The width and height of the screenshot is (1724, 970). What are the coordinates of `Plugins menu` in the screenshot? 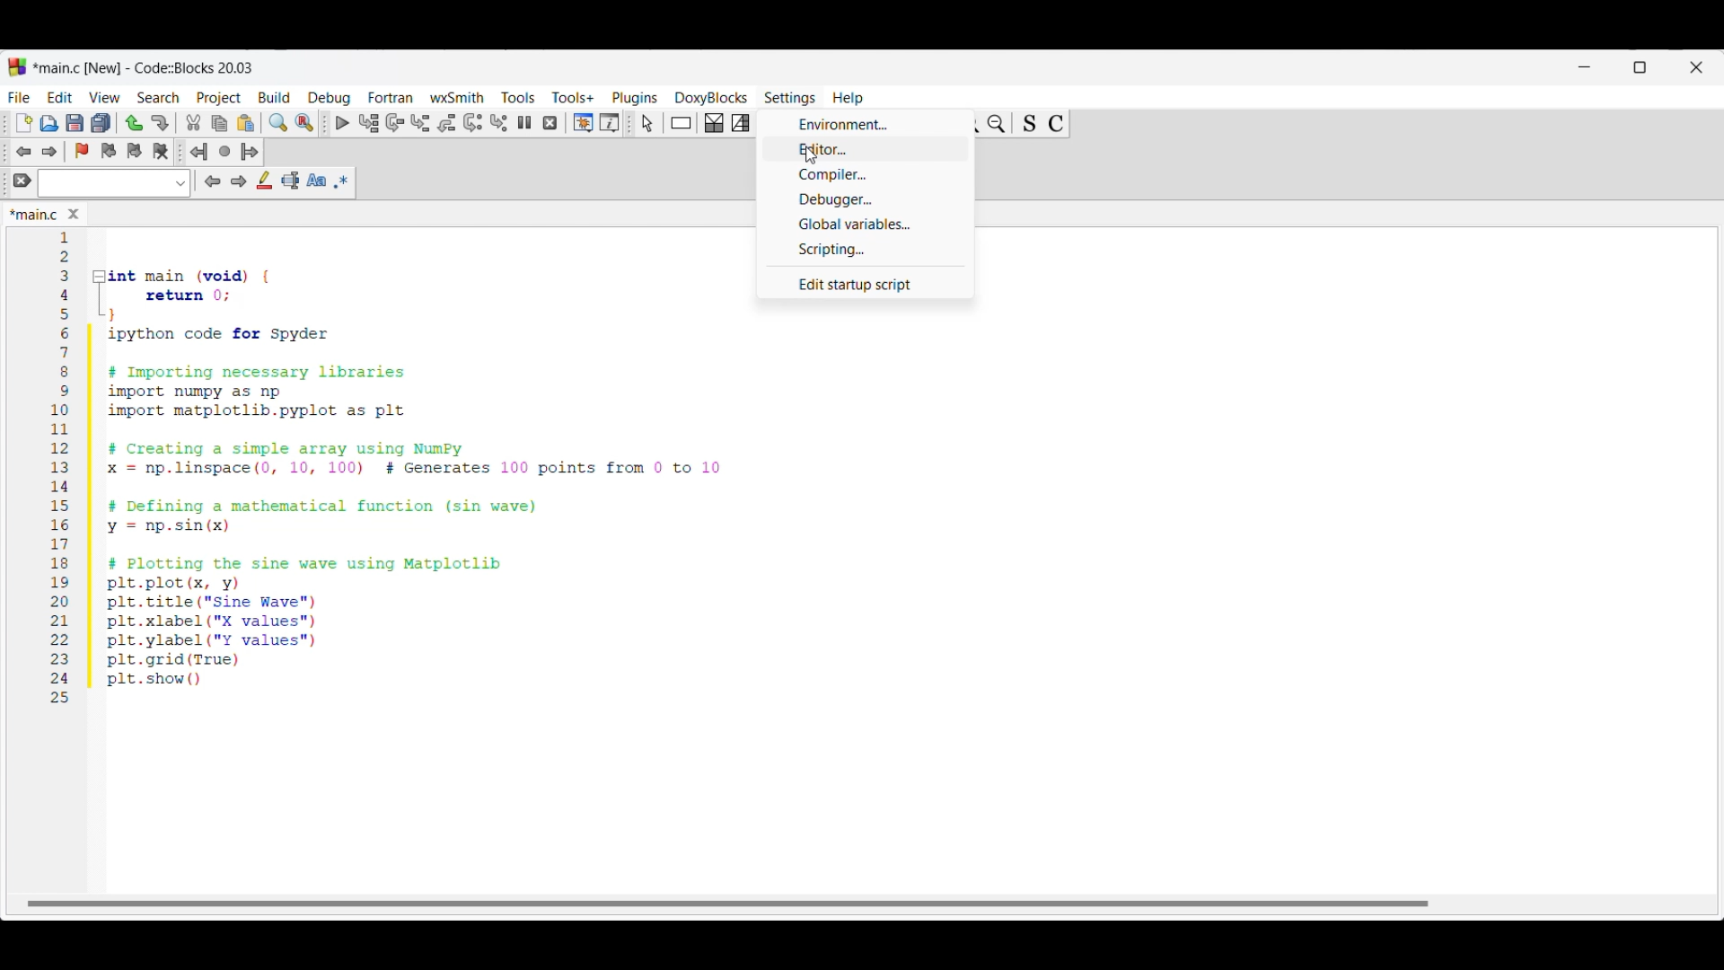 It's located at (635, 99).